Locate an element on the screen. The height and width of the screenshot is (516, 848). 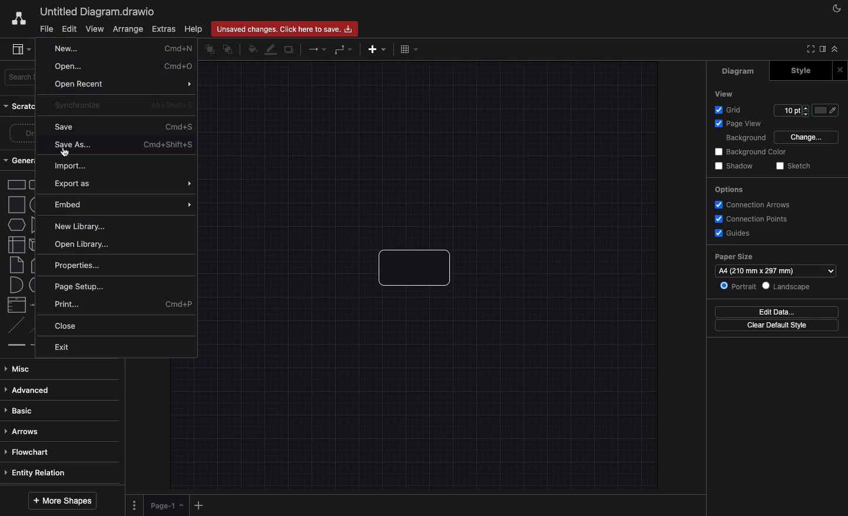
To back is located at coordinates (230, 51).